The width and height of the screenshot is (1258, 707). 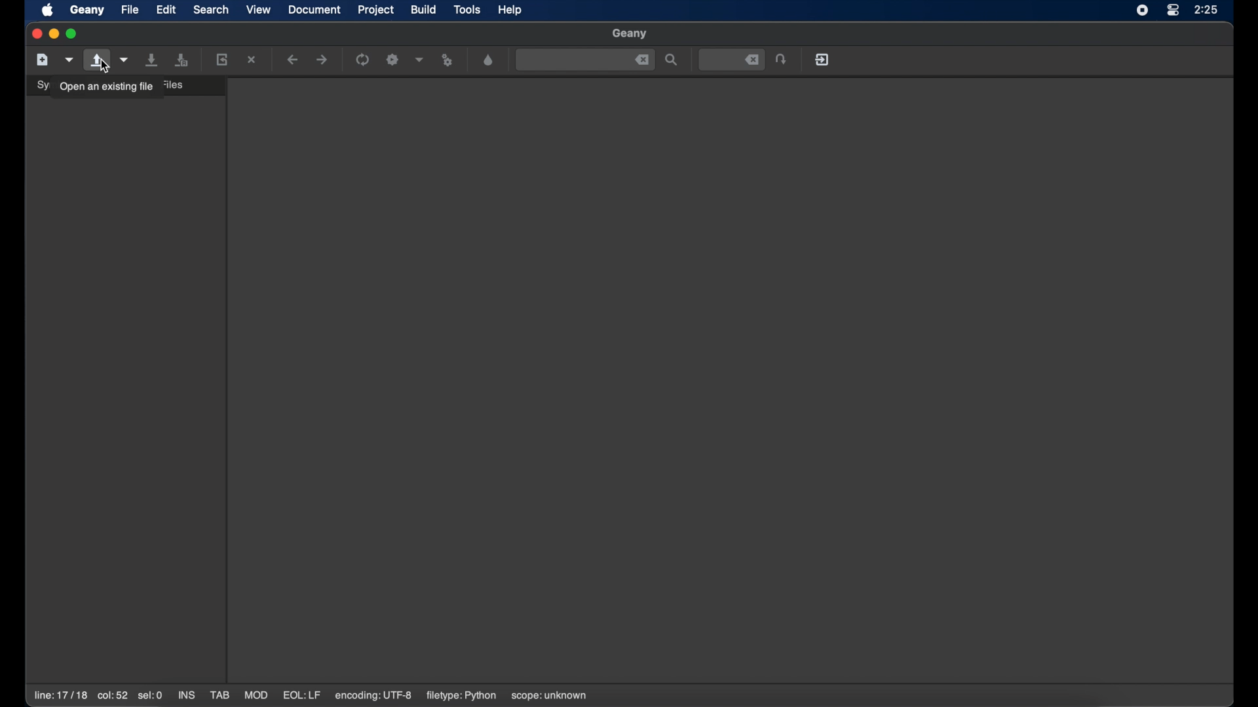 I want to click on edit, so click(x=166, y=9).